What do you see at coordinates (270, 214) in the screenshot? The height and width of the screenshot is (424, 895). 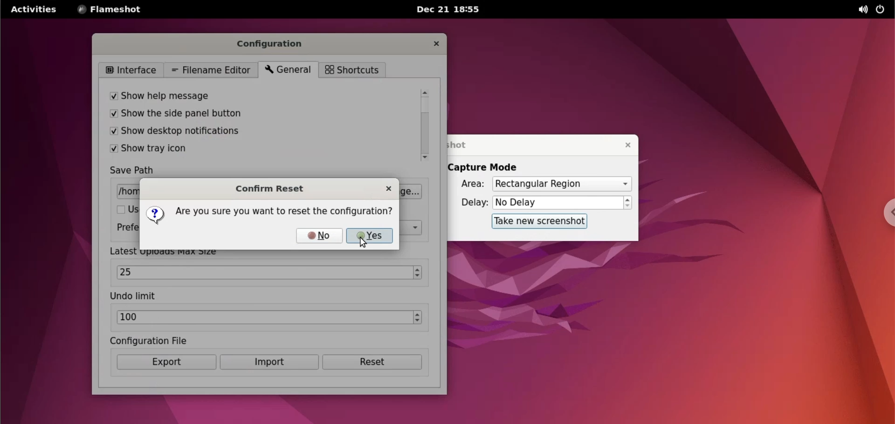 I see `Are you sure you want to reset the confirmation?` at bounding box center [270, 214].